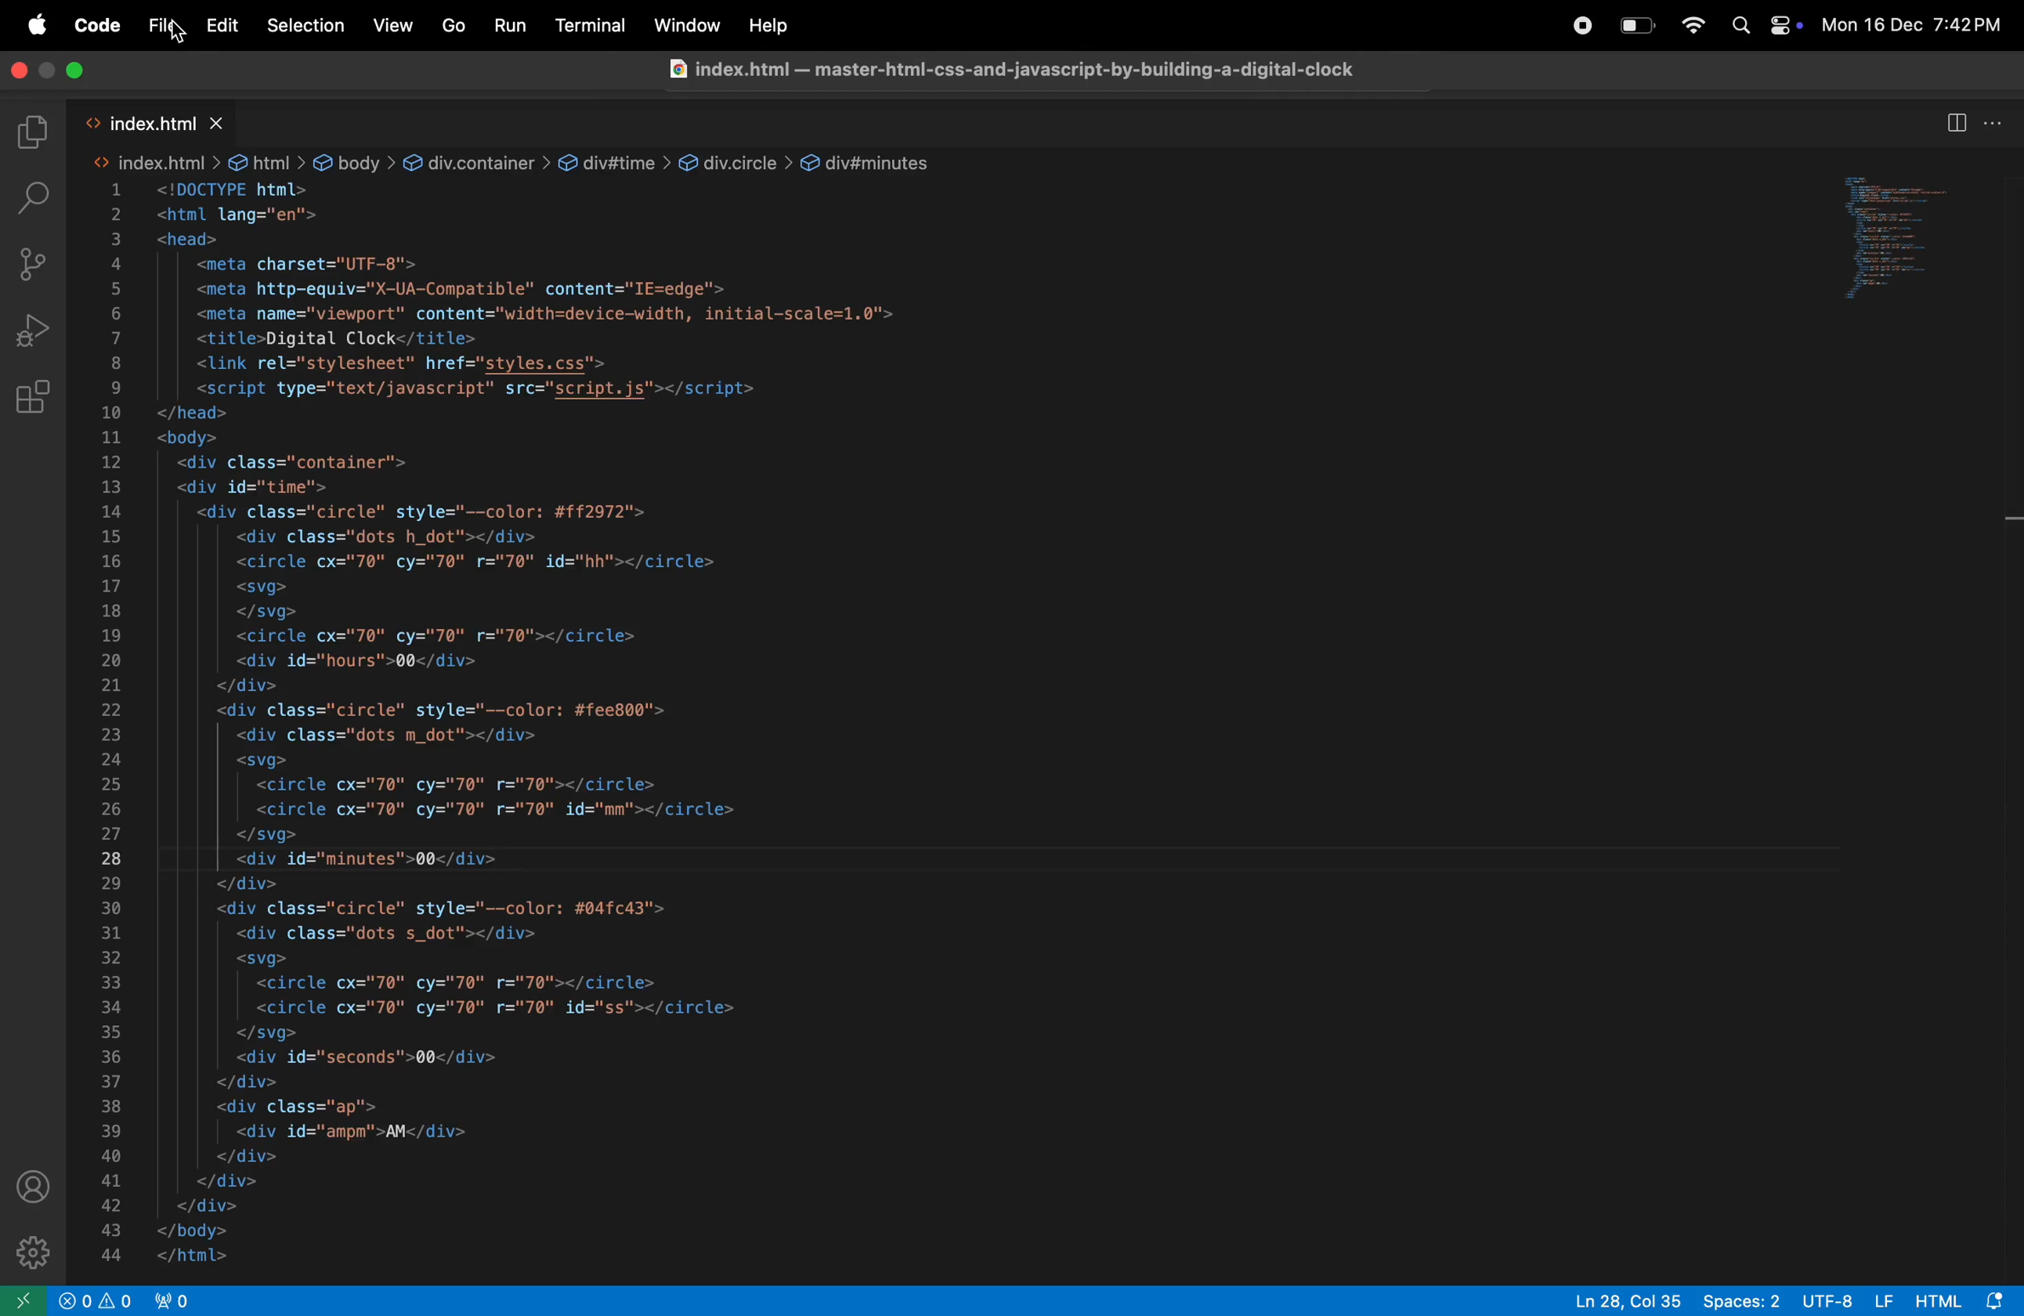 The width and height of the screenshot is (2024, 1316). What do you see at coordinates (395, 23) in the screenshot?
I see `View` at bounding box center [395, 23].